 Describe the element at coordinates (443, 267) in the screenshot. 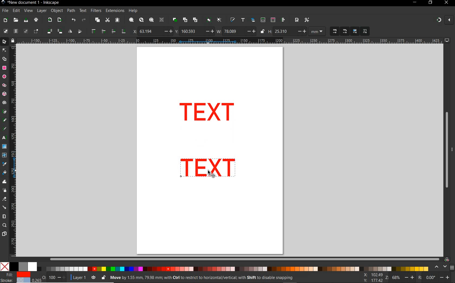

I see `select color palette` at that location.